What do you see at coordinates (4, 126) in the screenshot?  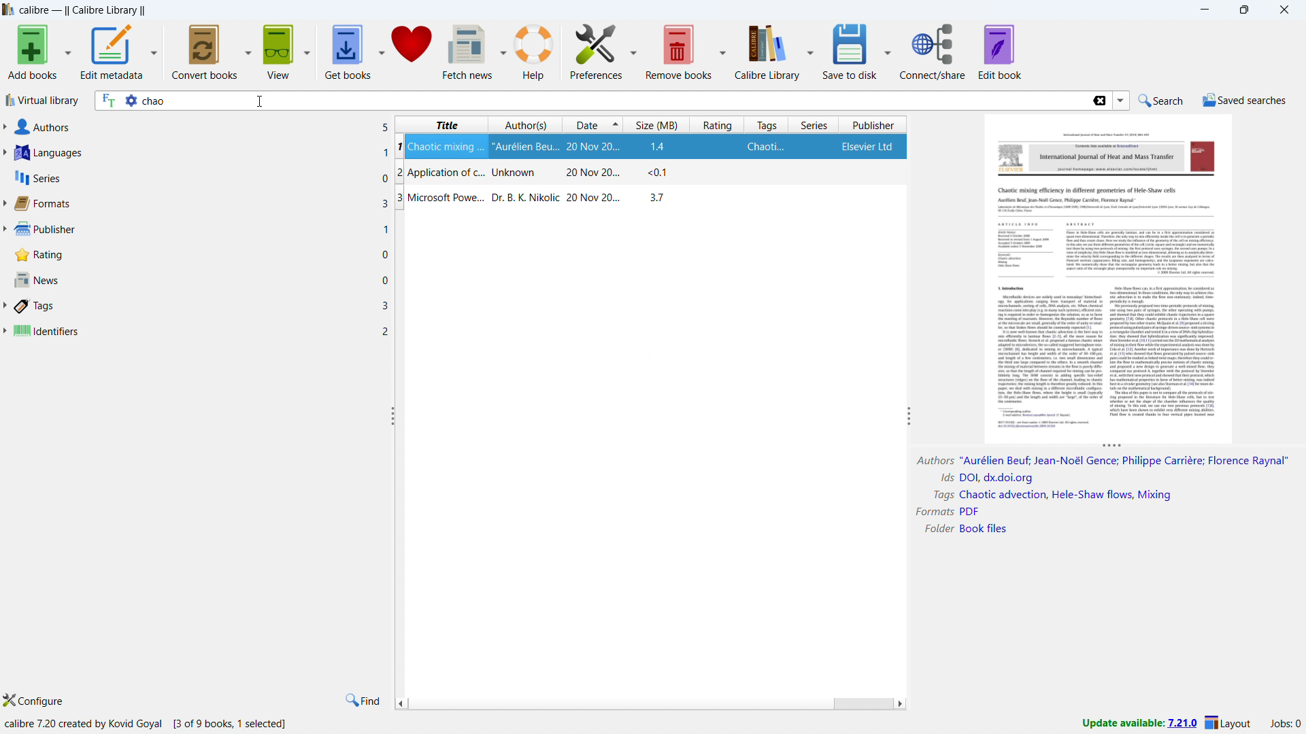 I see `expand authors` at bounding box center [4, 126].